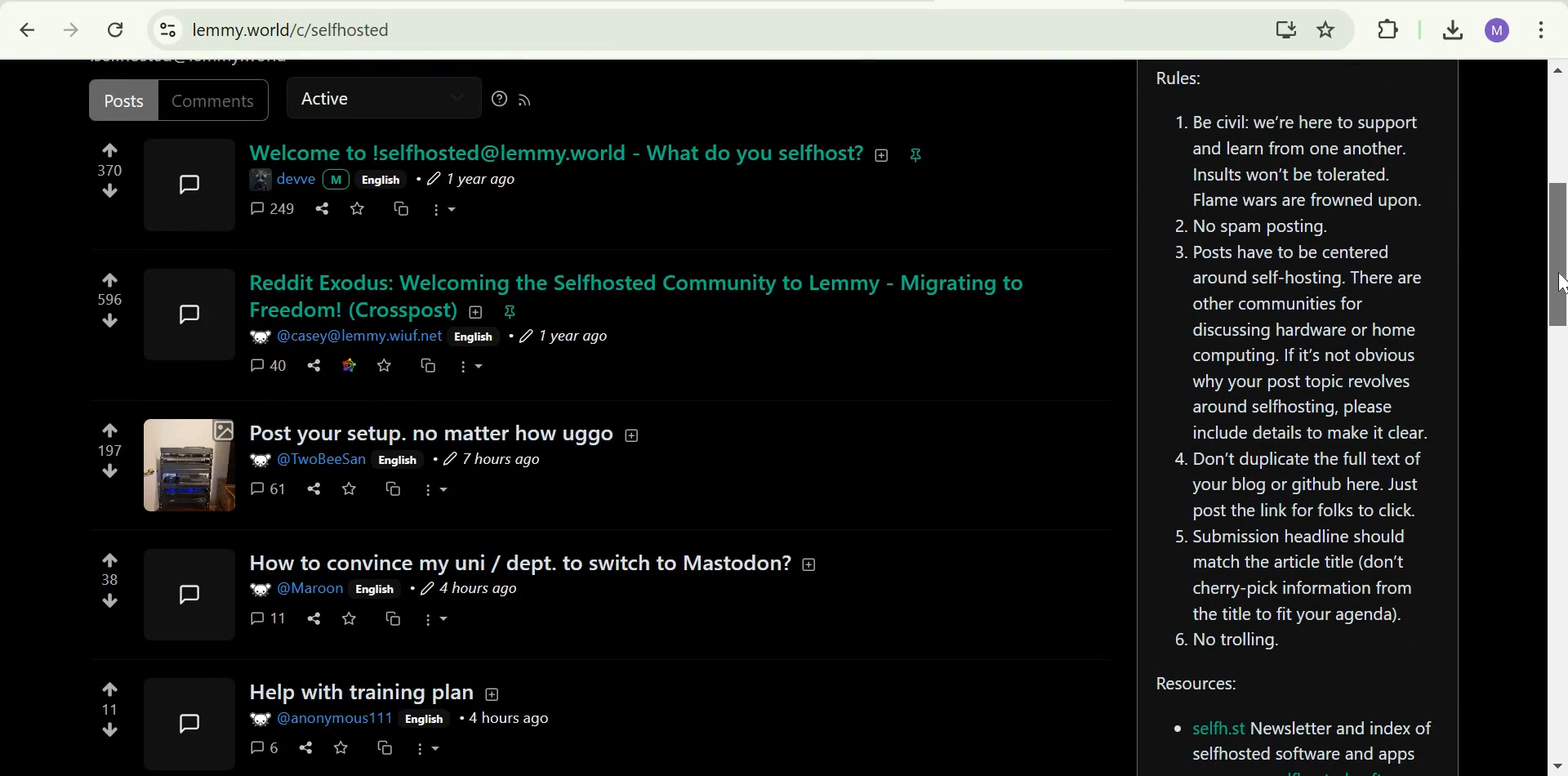  Describe the element at coordinates (350, 619) in the screenshot. I see `save` at that location.